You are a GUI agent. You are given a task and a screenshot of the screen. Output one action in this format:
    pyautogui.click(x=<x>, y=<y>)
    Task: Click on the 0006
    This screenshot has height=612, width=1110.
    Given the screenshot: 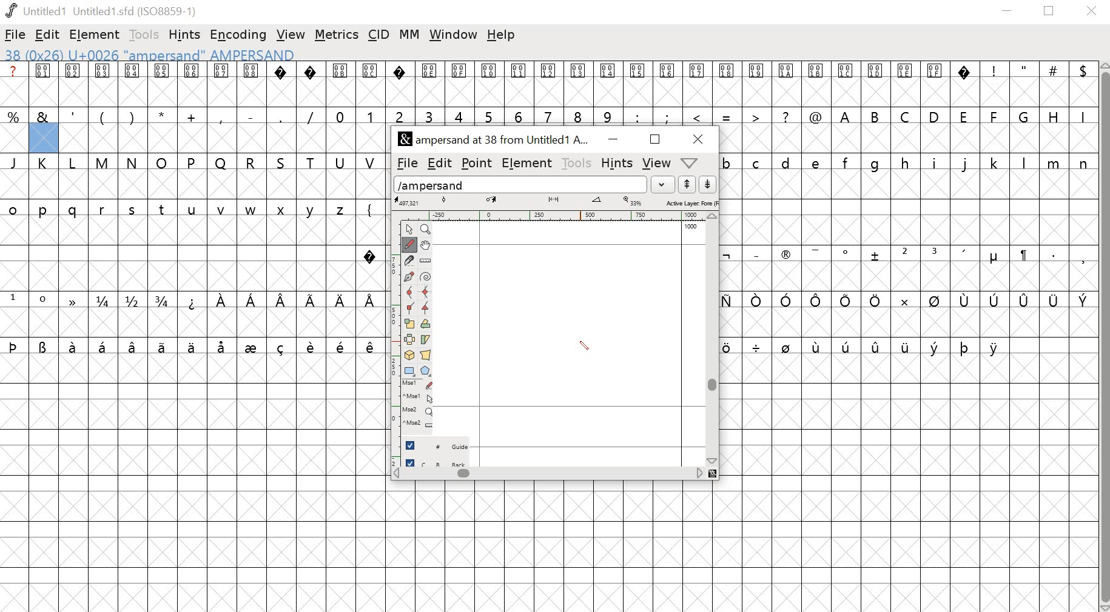 What is the action you would take?
    pyautogui.click(x=192, y=84)
    